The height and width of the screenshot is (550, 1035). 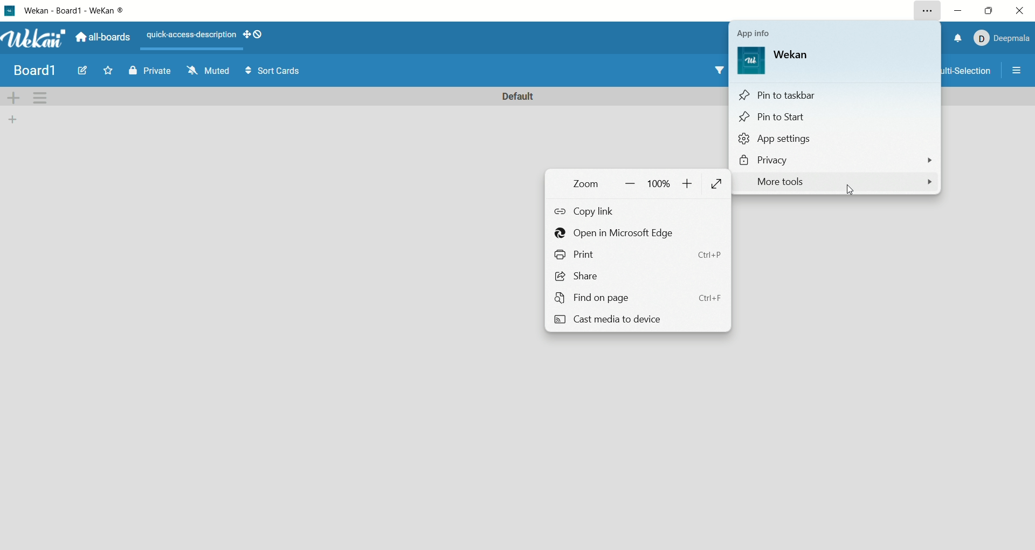 I want to click on app settings, so click(x=835, y=139).